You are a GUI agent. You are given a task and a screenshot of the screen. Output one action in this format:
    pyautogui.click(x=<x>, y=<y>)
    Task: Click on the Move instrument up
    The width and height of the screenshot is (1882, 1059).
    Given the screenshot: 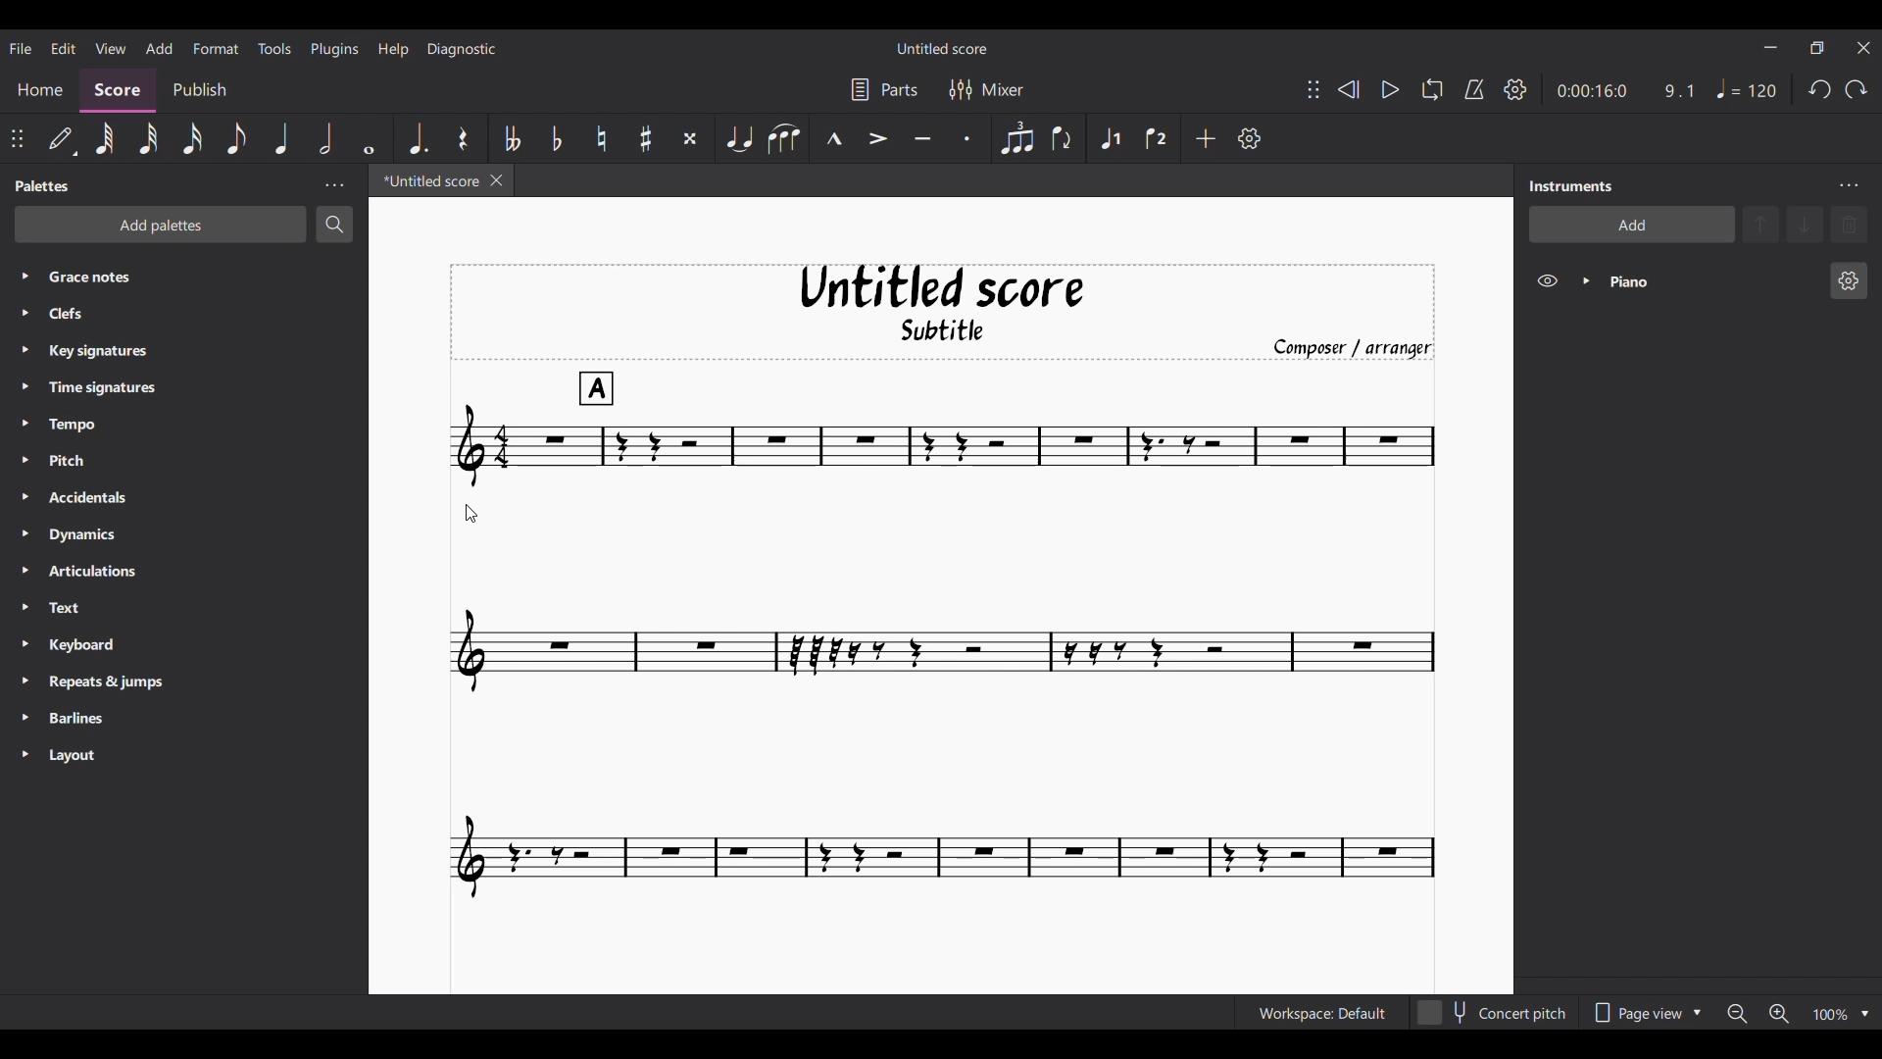 What is the action you would take?
    pyautogui.click(x=1761, y=224)
    